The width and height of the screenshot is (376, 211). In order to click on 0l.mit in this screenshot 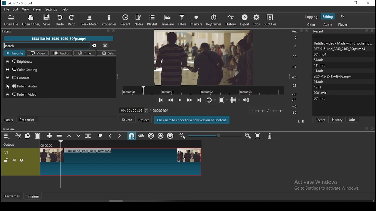, I will do `click(319, 81)`.